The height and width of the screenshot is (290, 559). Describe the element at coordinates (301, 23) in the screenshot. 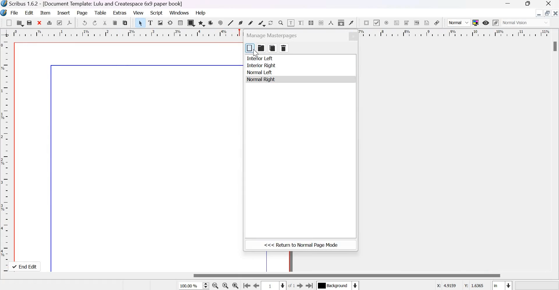

I see `edit text with story editor` at that location.